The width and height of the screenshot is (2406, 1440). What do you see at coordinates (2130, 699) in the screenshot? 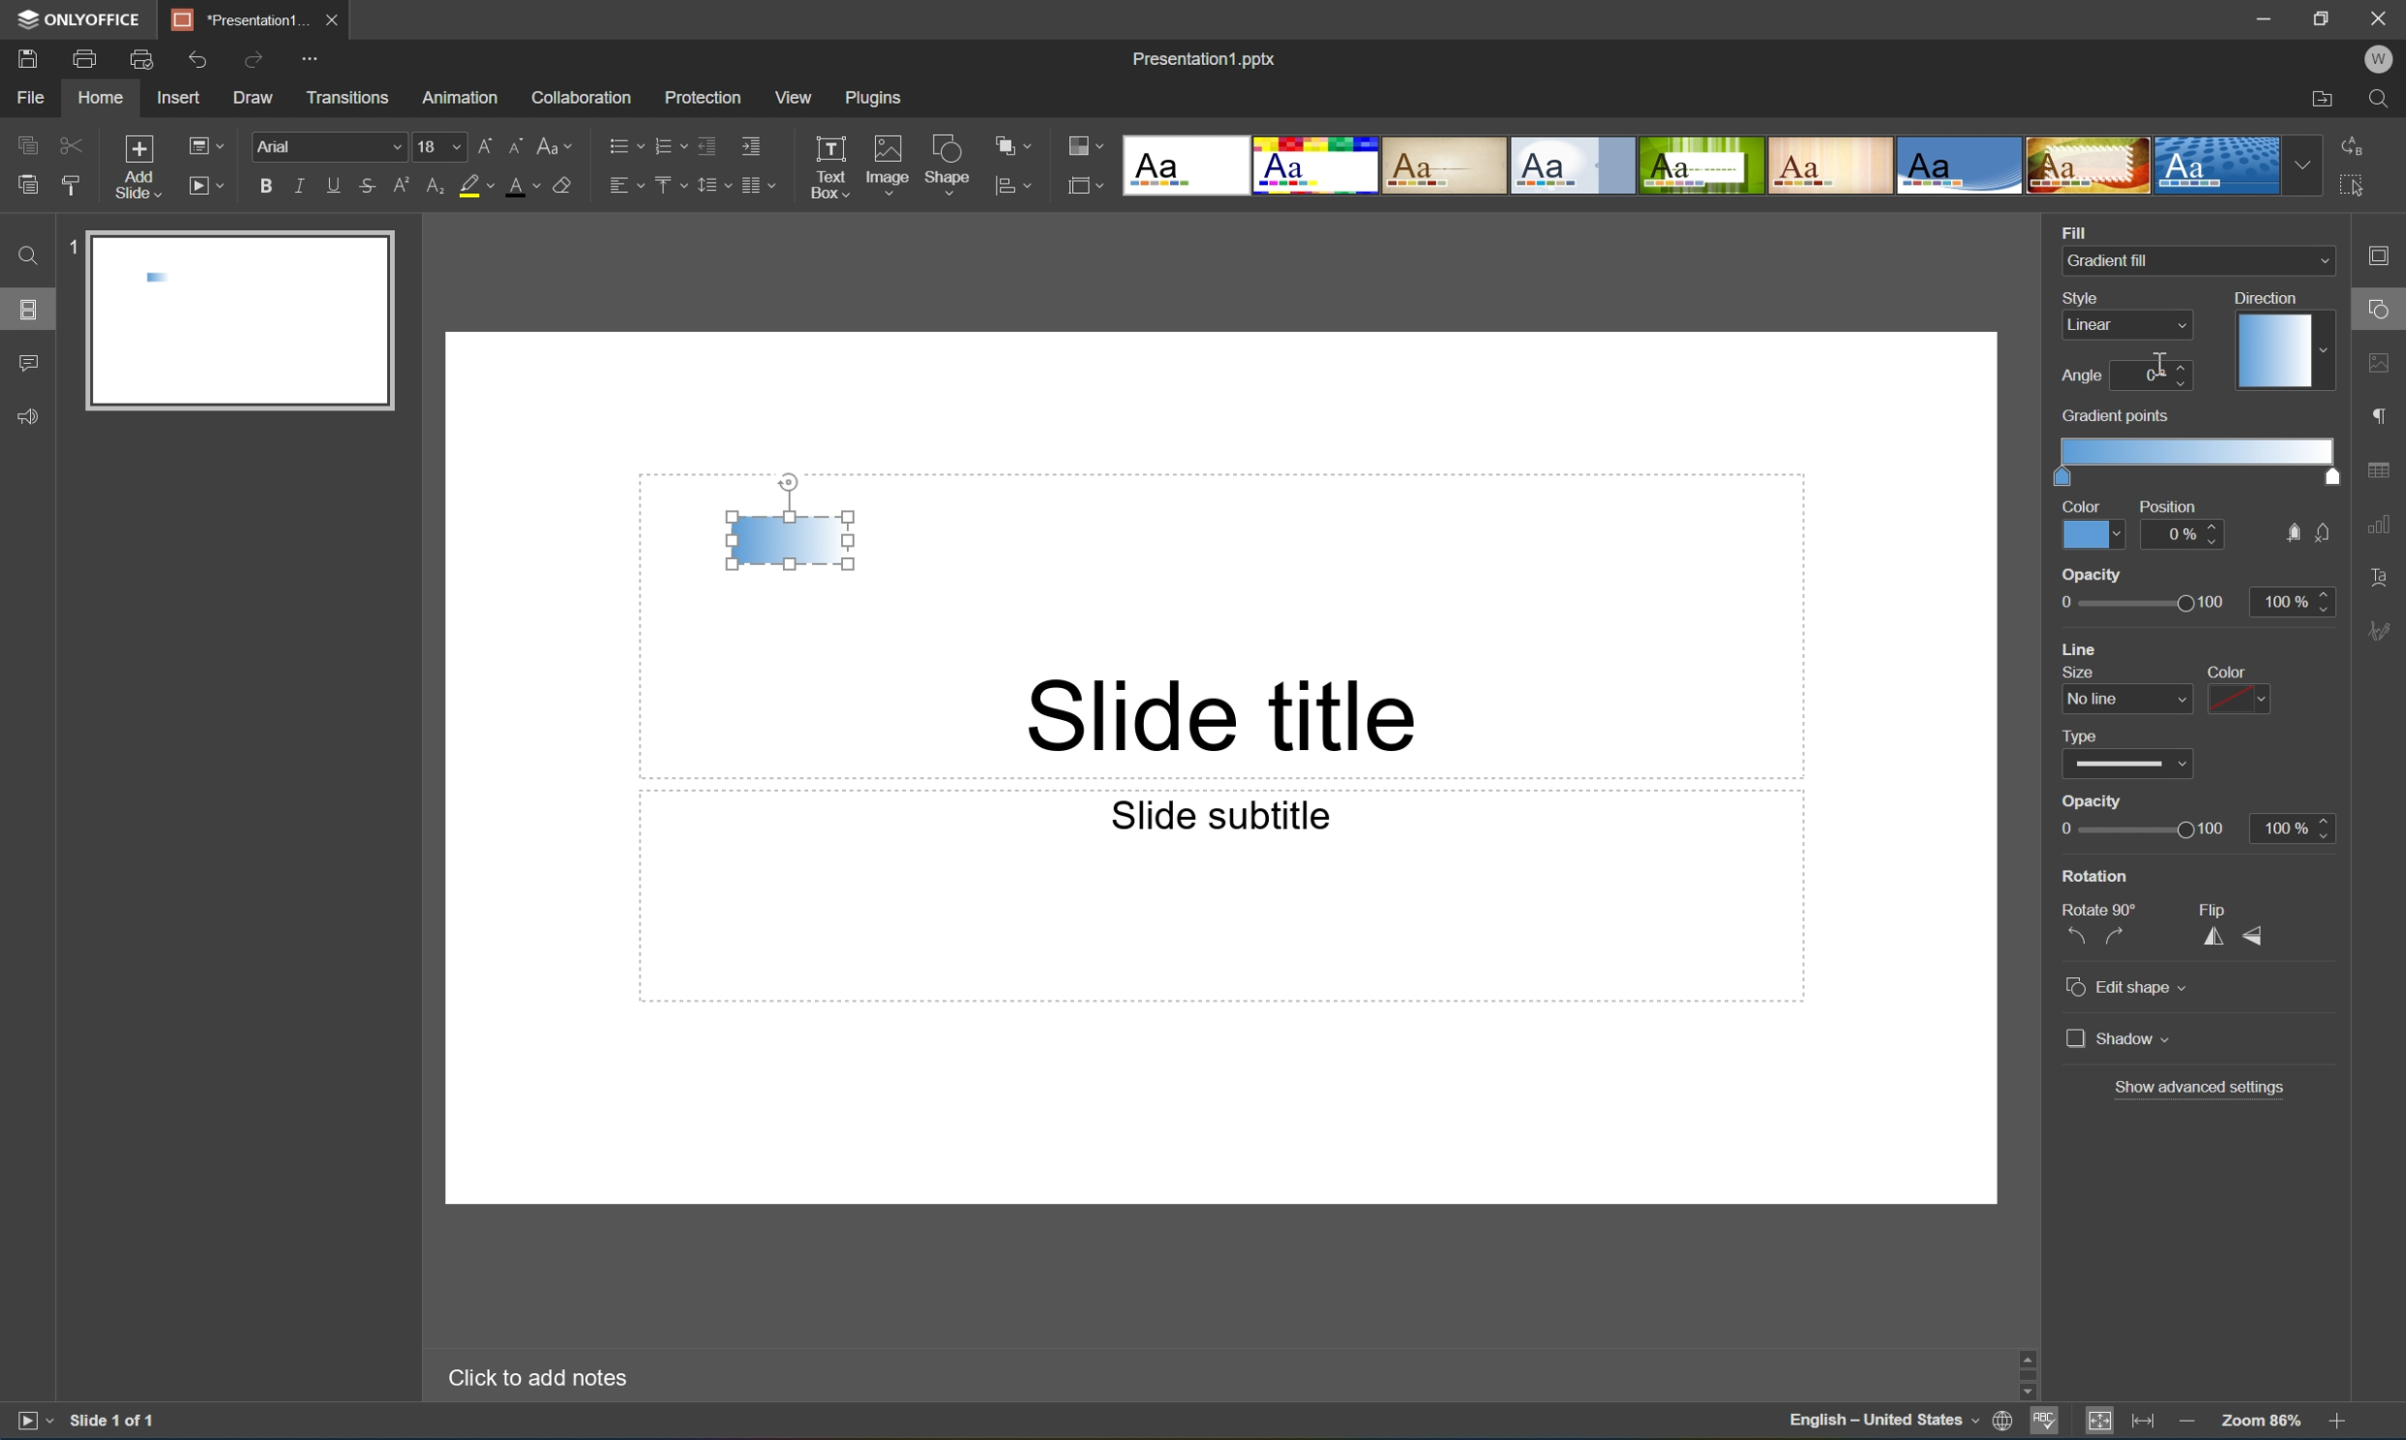
I see `line size dropdown` at bounding box center [2130, 699].